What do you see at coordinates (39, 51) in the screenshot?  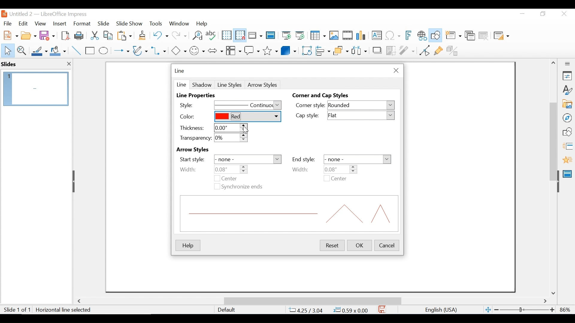 I see `Line Color` at bounding box center [39, 51].